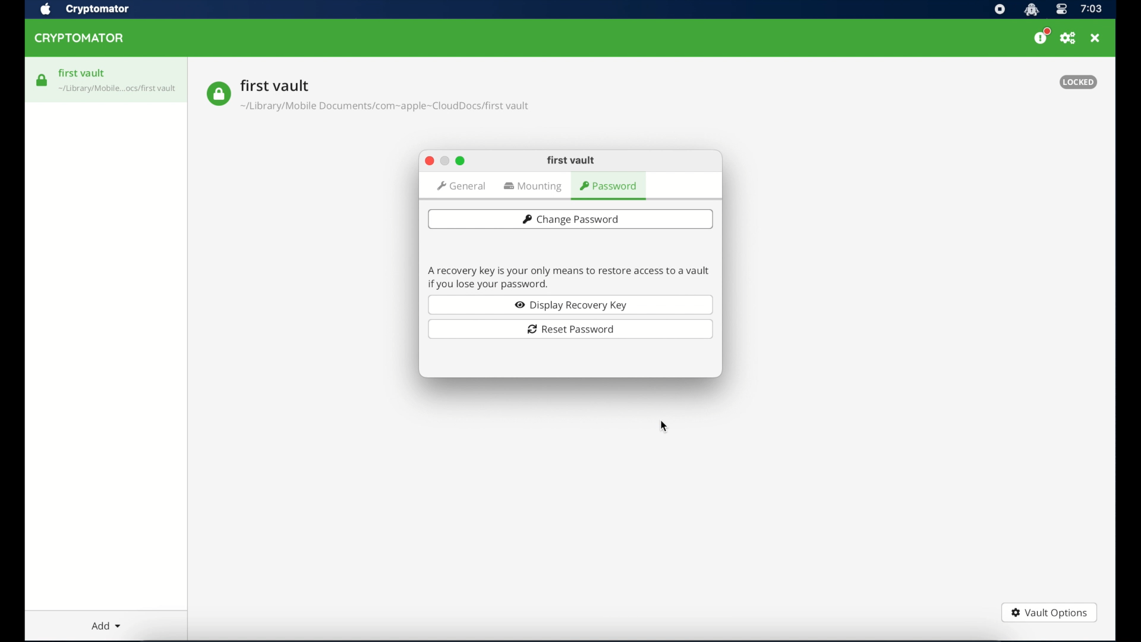 The width and height of the screenshot is (1141, 642). Describe the element at coordinates (97, 10) in the screenshot. I see `crytptomator` at that location.